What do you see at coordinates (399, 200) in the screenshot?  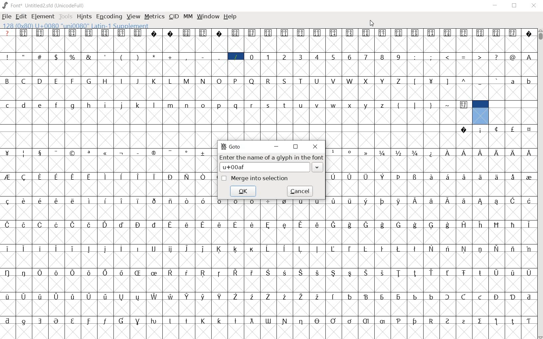 I see `Symbol` at bounding box center [399, 200].